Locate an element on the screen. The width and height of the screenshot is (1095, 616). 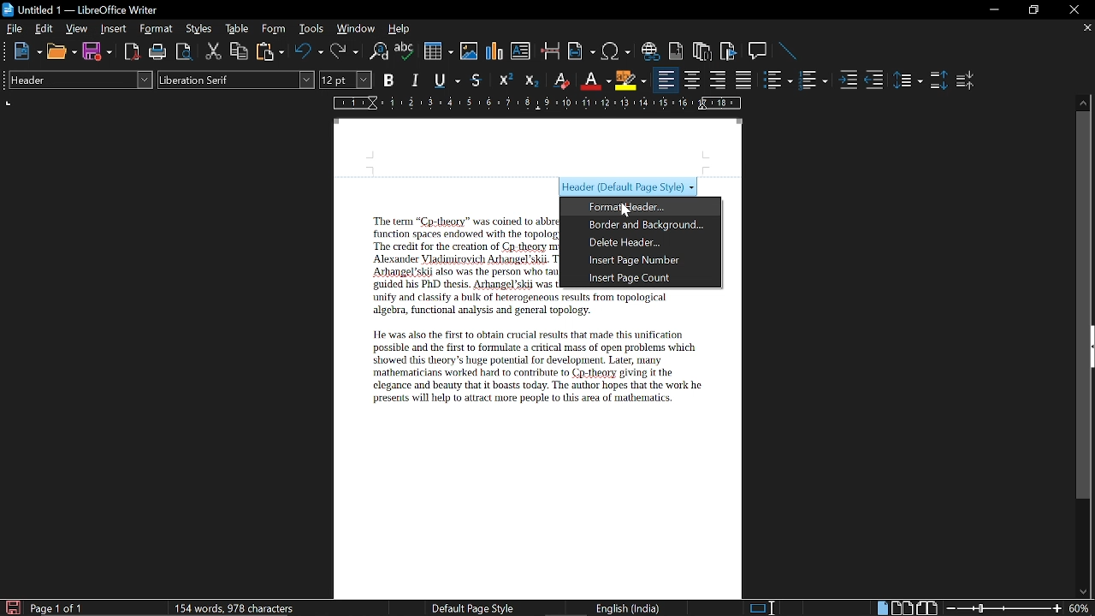
Insert endnote is located at coordinates (676, 51).